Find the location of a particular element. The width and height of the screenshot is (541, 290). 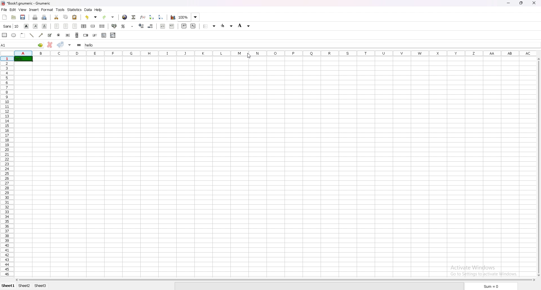

sort descending is located at coordinates (161, 17).